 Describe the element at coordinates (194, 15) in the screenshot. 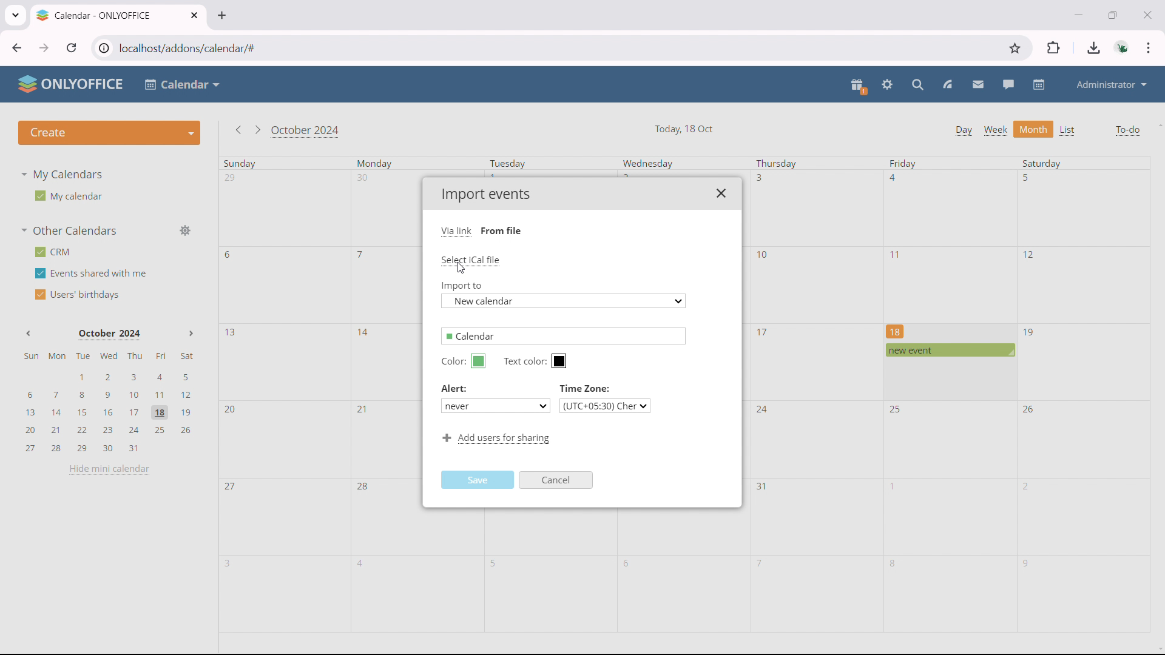

I see `close tab` at that location.